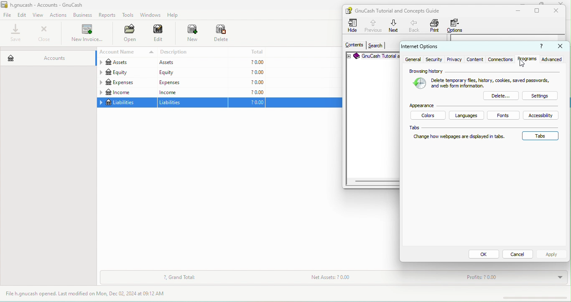 This screenshot has height=302, width=571. What do you see at coordinates (457, 26) in the screenshot?
I see `options` at bounding box center [457, 26].